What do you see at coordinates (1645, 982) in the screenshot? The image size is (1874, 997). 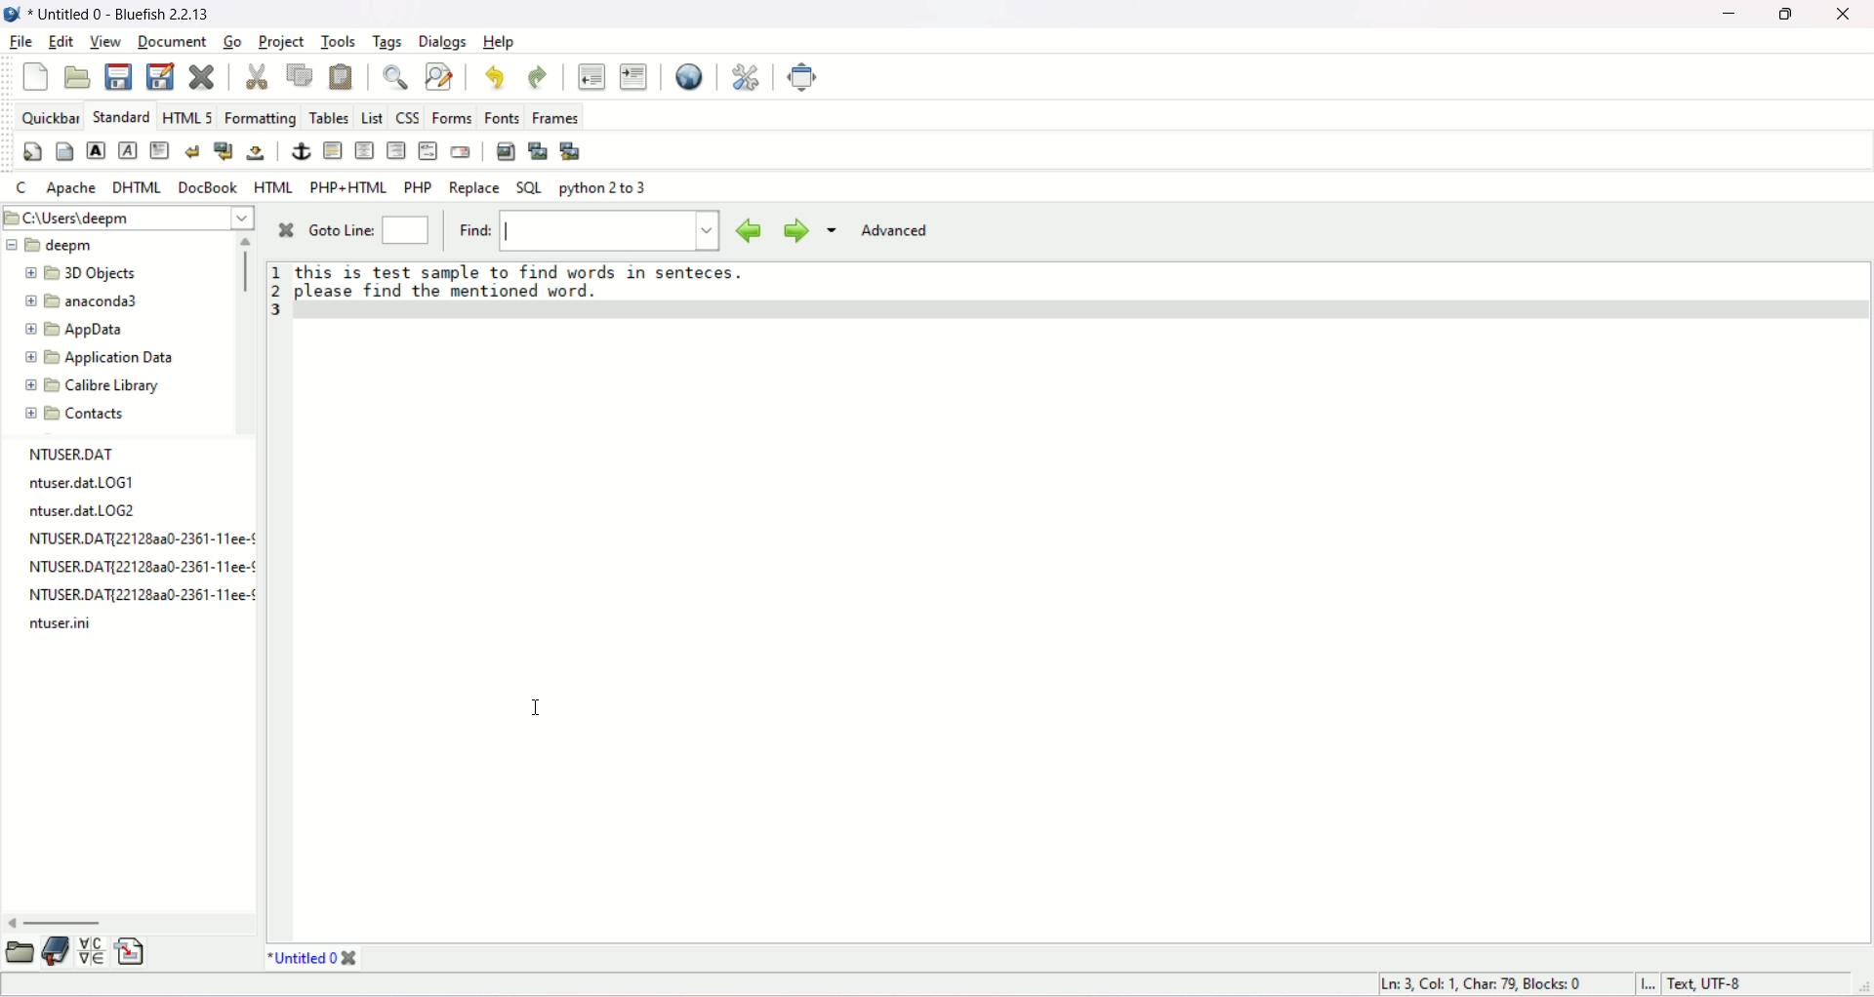 I see `Insert mode` at bounding box center [1645, 982].